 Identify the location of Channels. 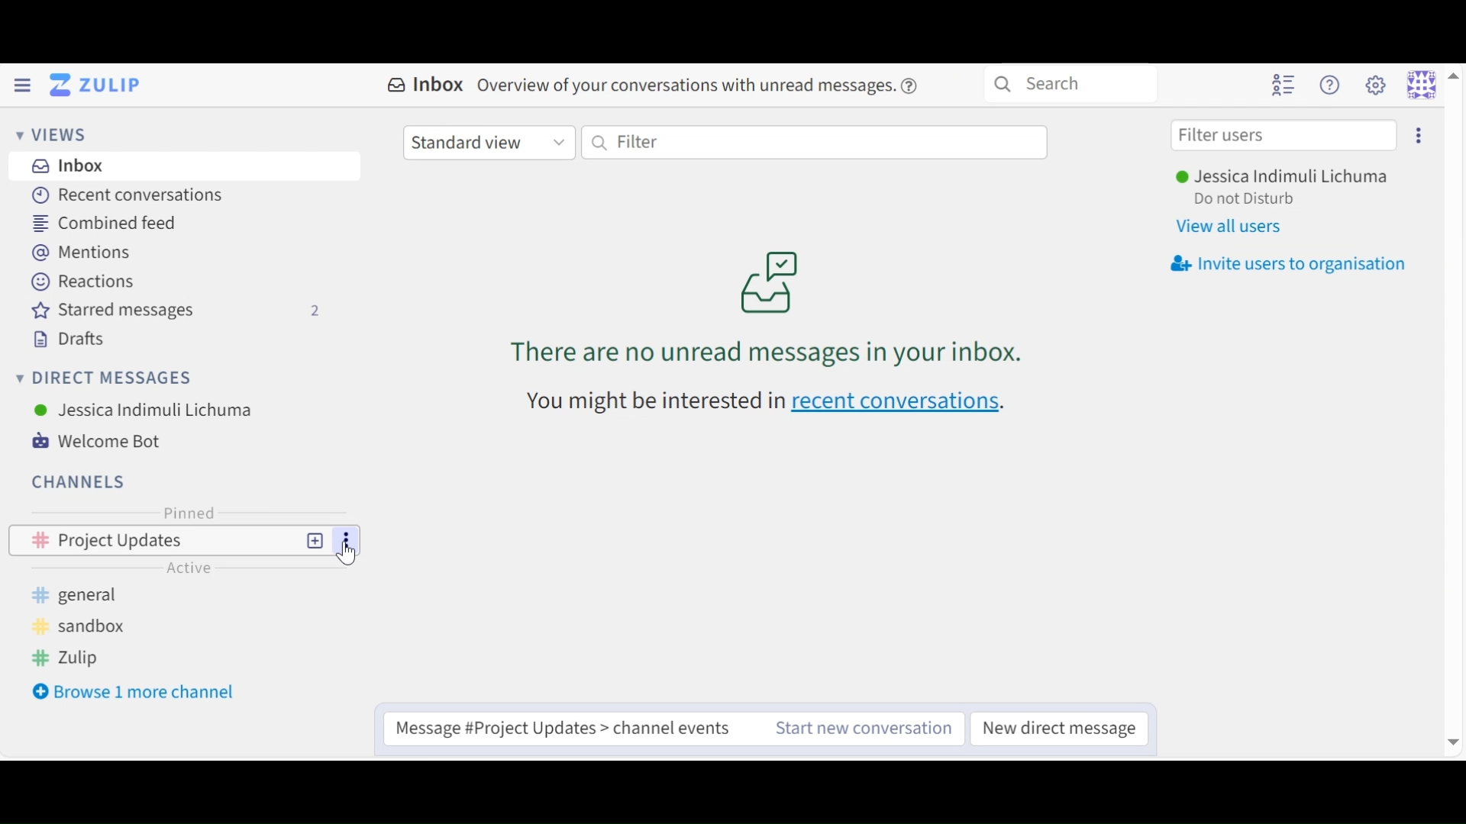
(81, 482).